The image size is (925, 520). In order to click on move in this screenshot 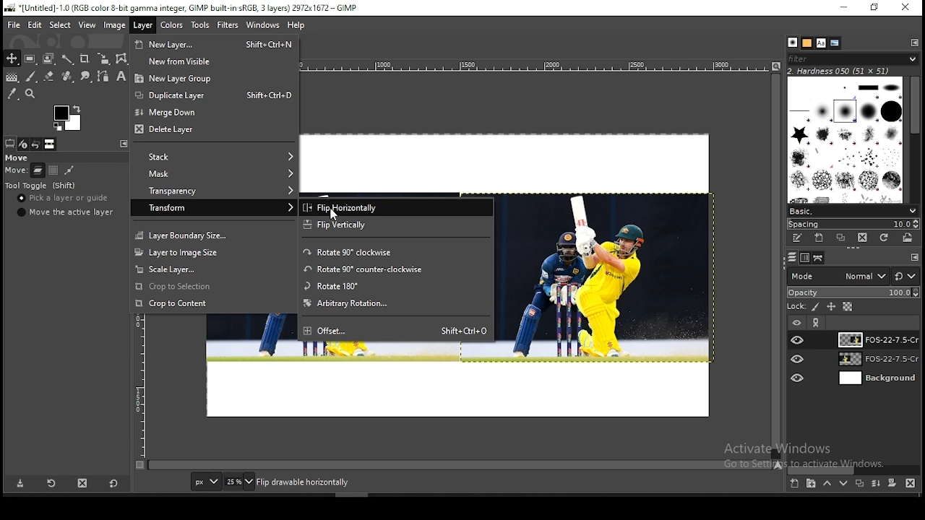, I will do `click(16, 172)`.